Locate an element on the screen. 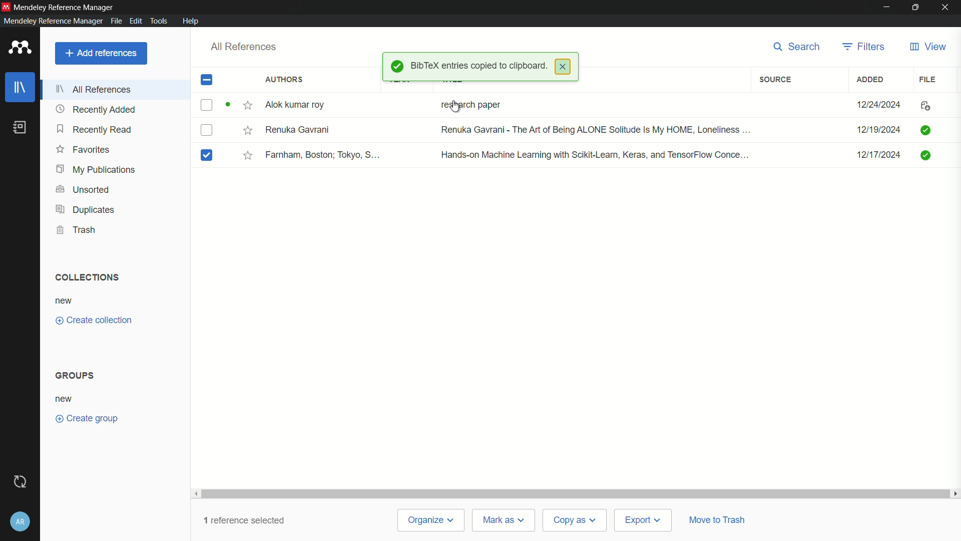 The image size is (961, 541). year is located at coordinates (400, 82).